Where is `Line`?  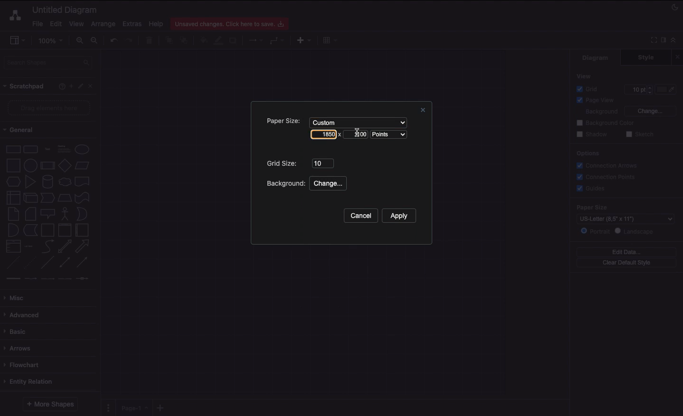
Line is located at coordinates (47, 263).